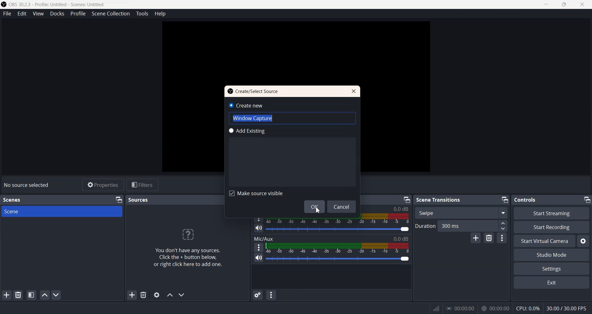 The height and width of the screenshot is (314, 592). What do you see at coordinates (462, 212) in the screenshot?
I see `Swipe` at bounding box center [462, 212].